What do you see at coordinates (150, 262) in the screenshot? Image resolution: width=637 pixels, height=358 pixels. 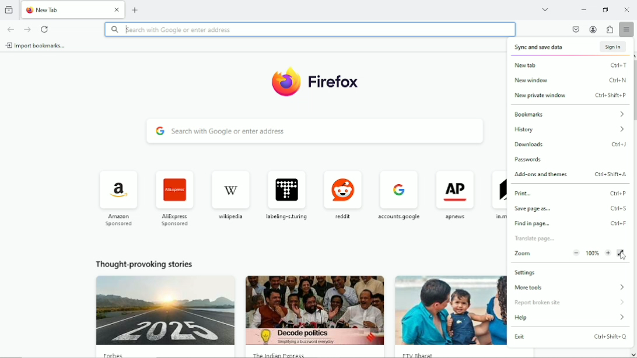 I see `thought provoking stories` at bounding box center [150, 262].